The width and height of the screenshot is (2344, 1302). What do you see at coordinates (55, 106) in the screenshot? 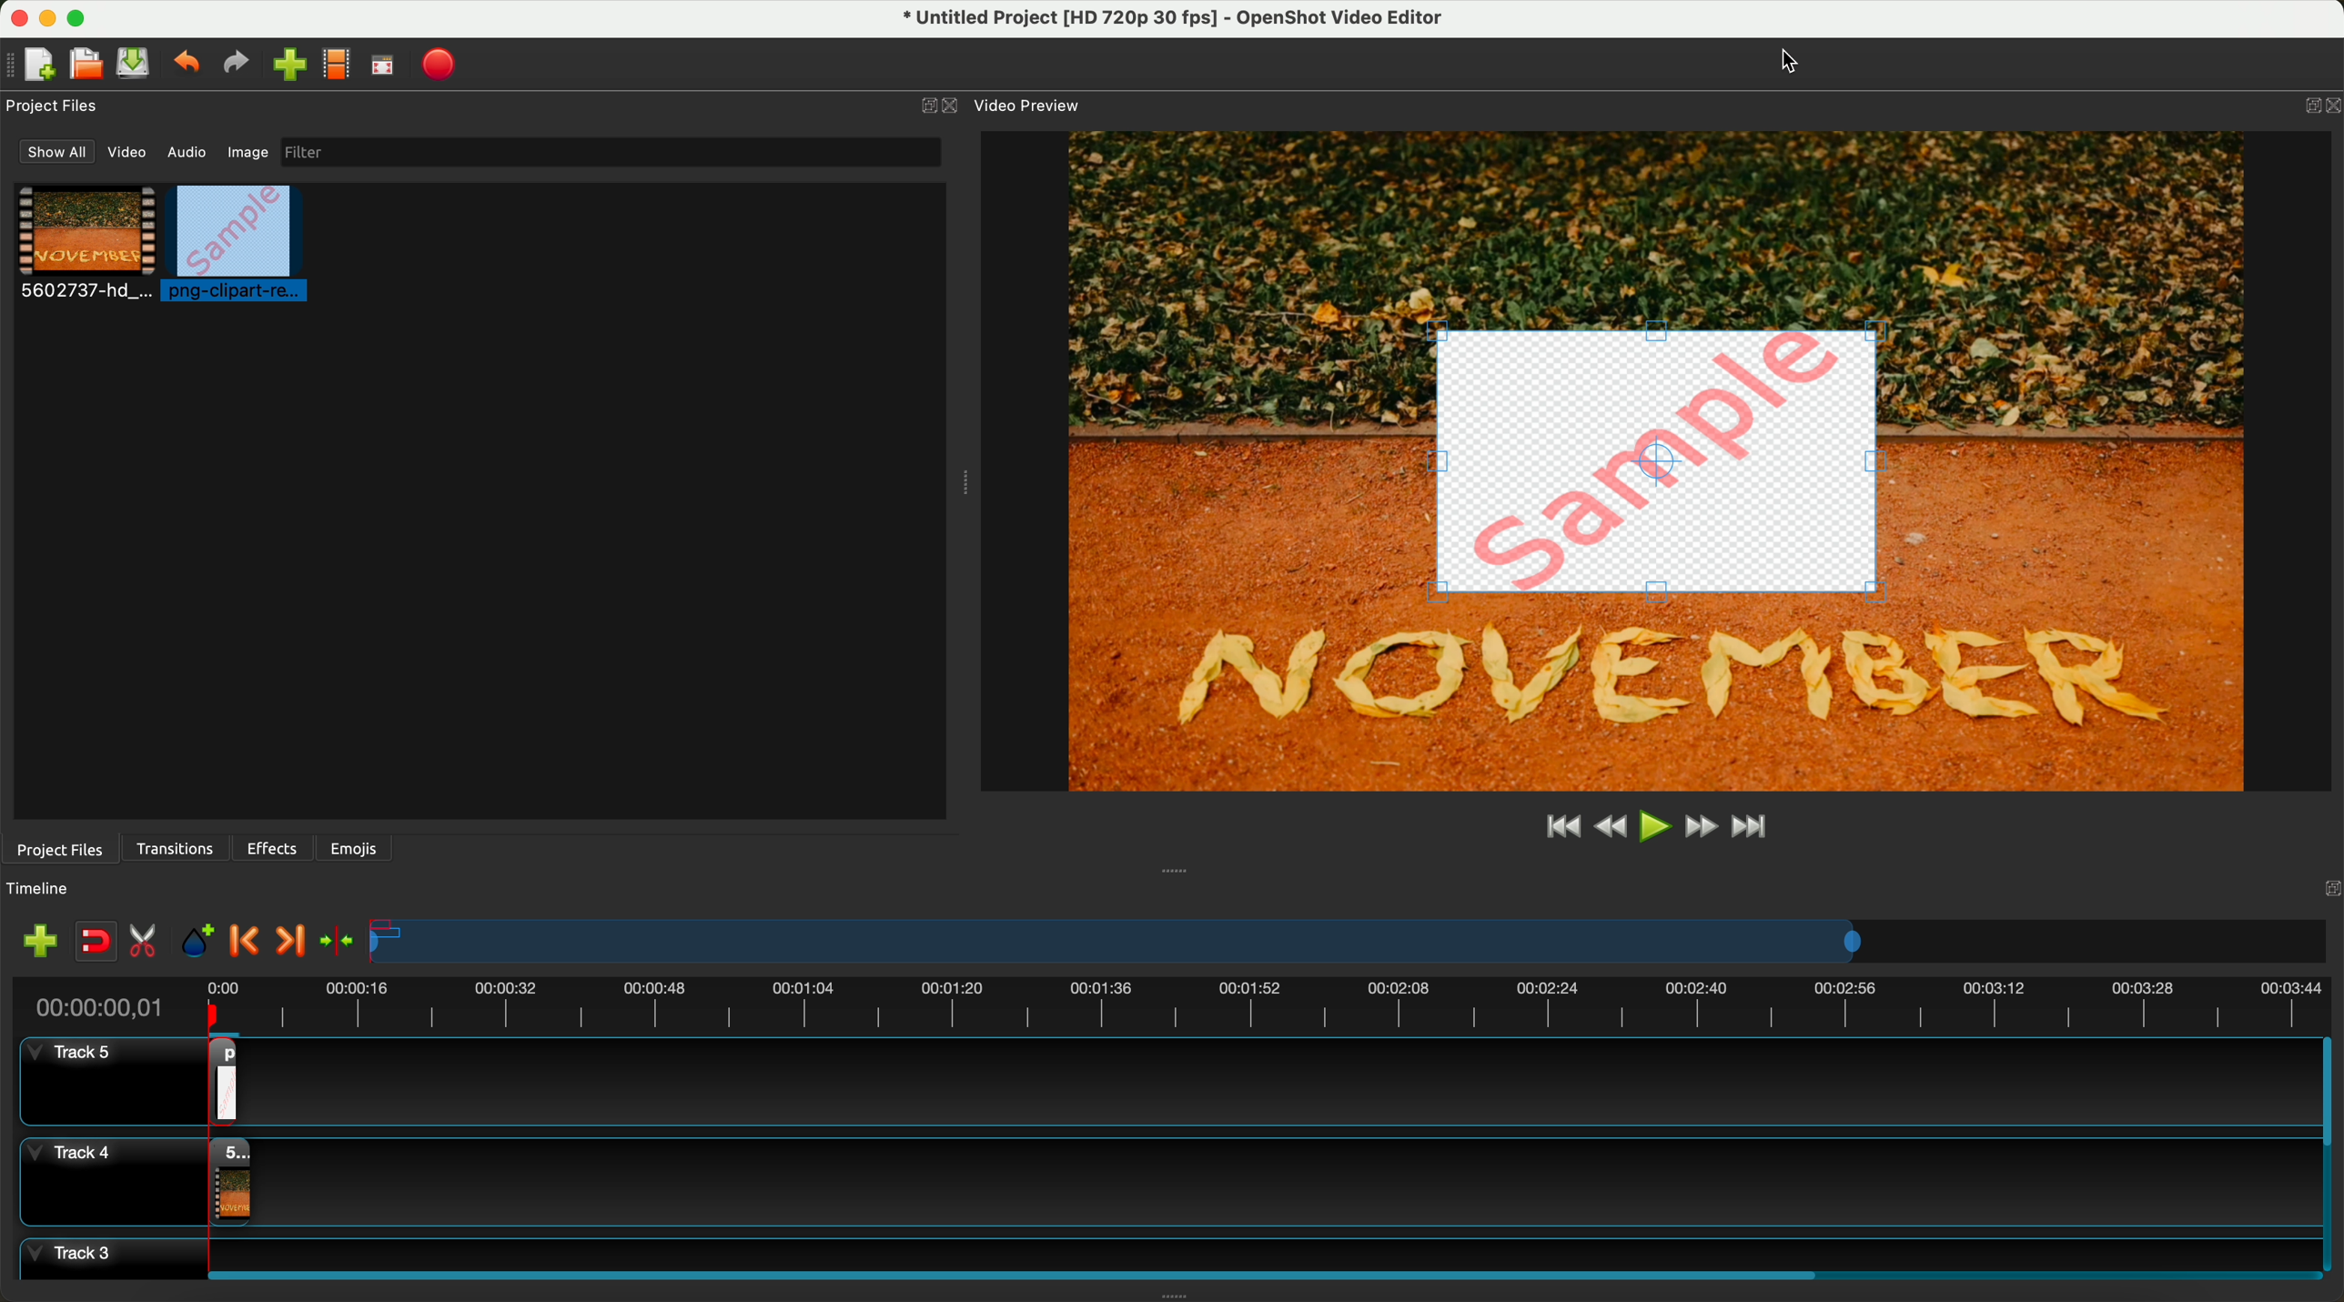
I see `project files` at bounding box center [55, 106].